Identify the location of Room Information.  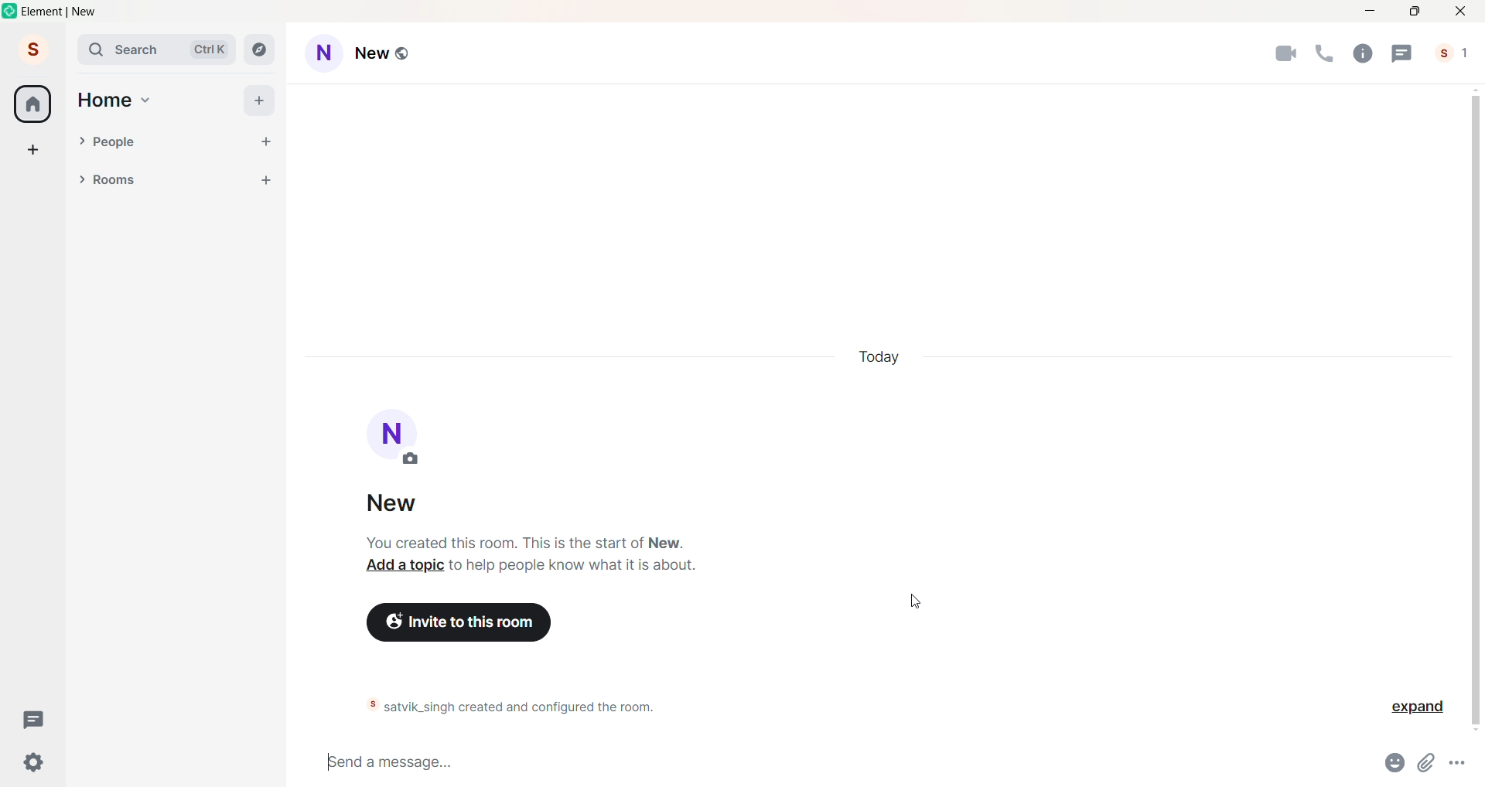
(1361, 53).